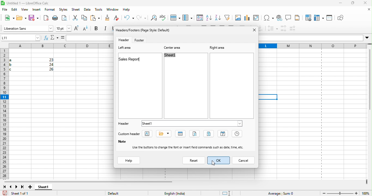 This screenshot has width=372, height=196. Describe the element at coordinates (199, 18) in the screenshot. I see `sort ascending` at that location.